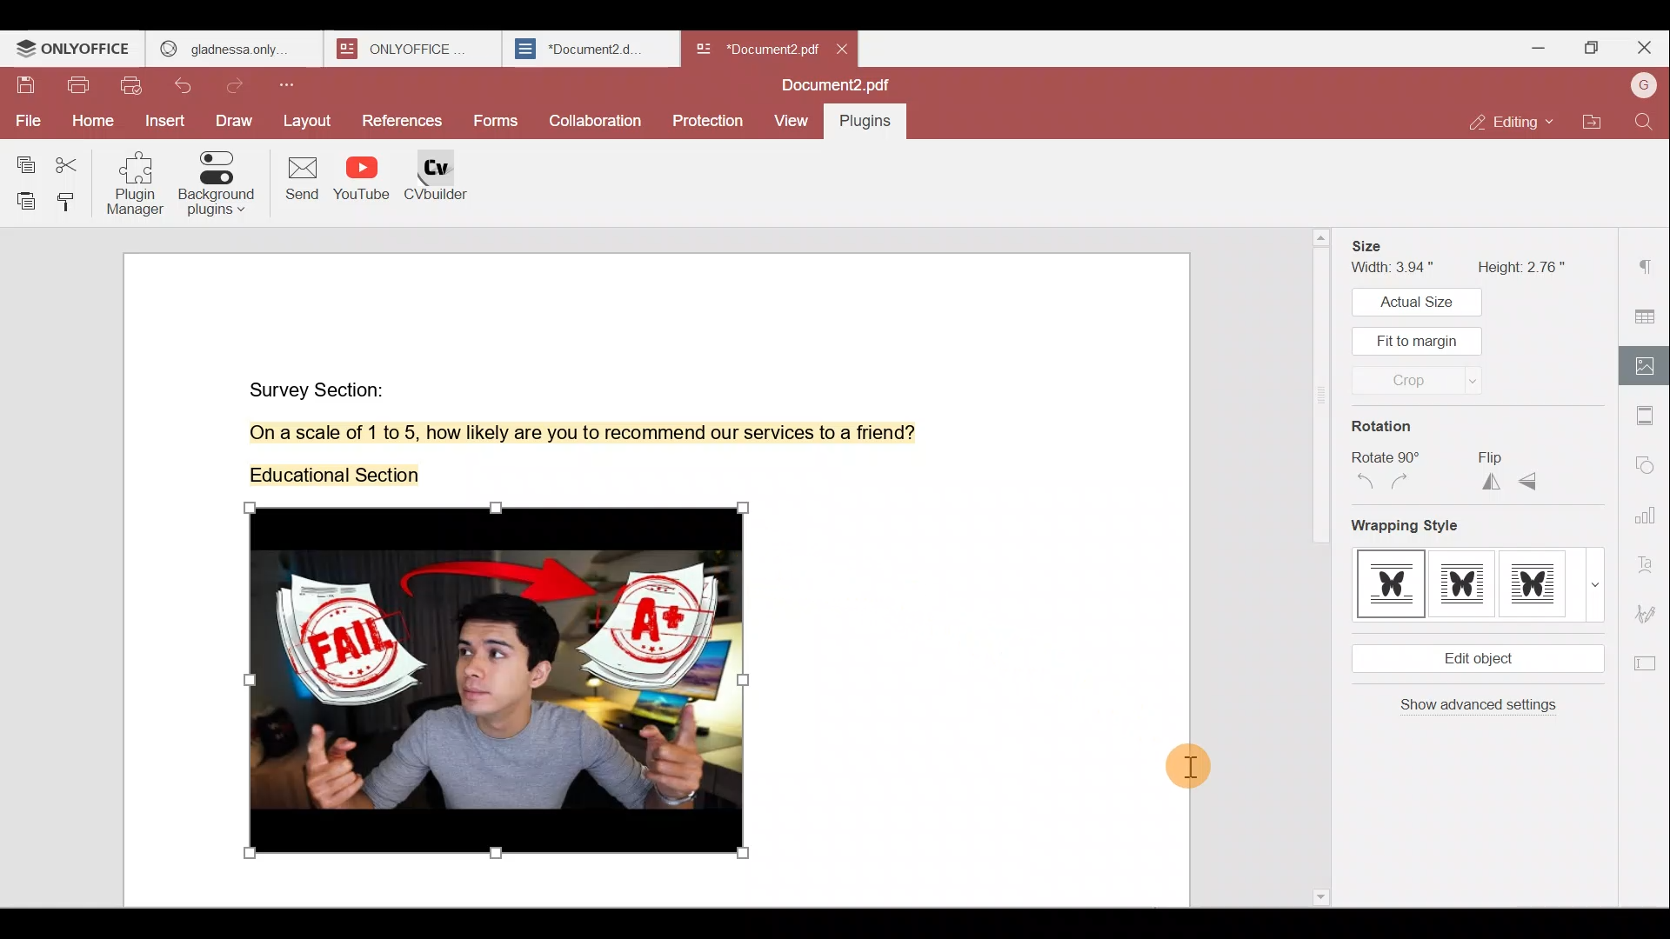  I want to click on Redo, so click(240, 86).